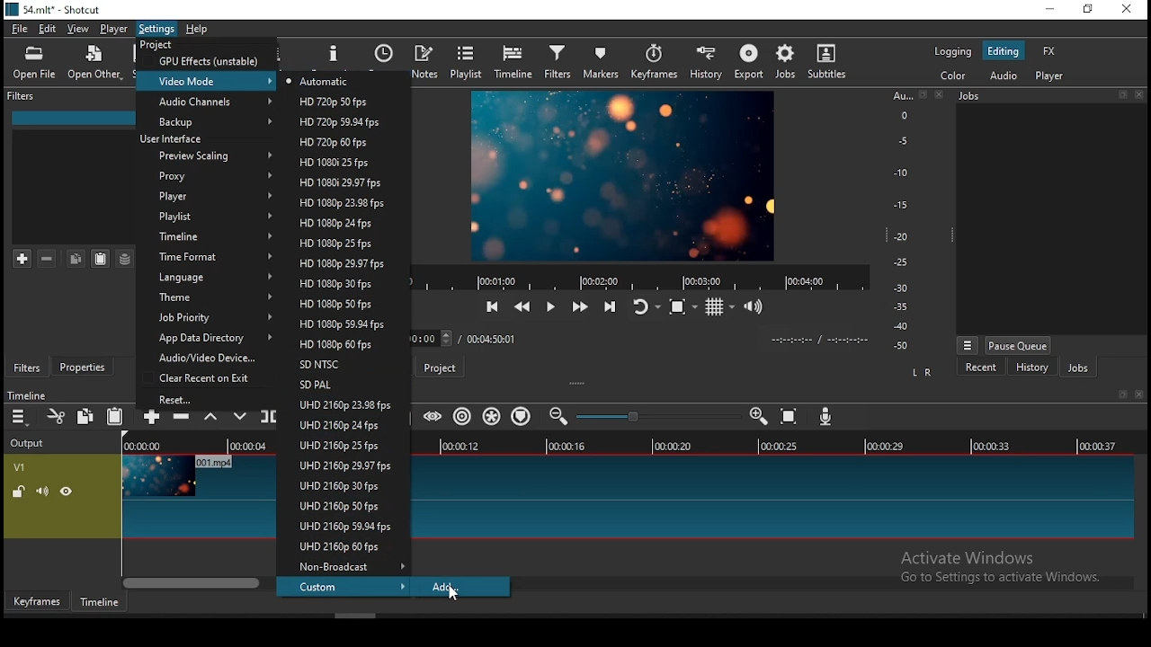  I want to click on play/pause, so click(550, 307).